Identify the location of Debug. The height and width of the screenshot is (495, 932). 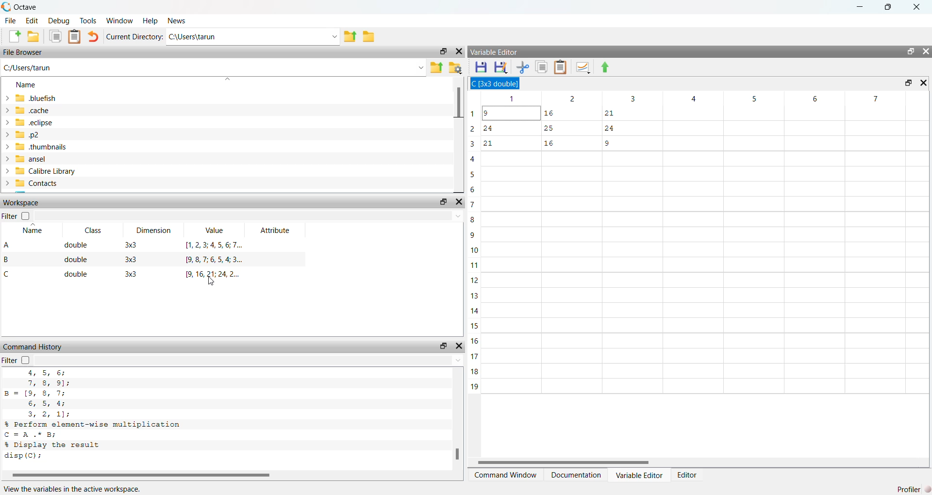
(57, 21).